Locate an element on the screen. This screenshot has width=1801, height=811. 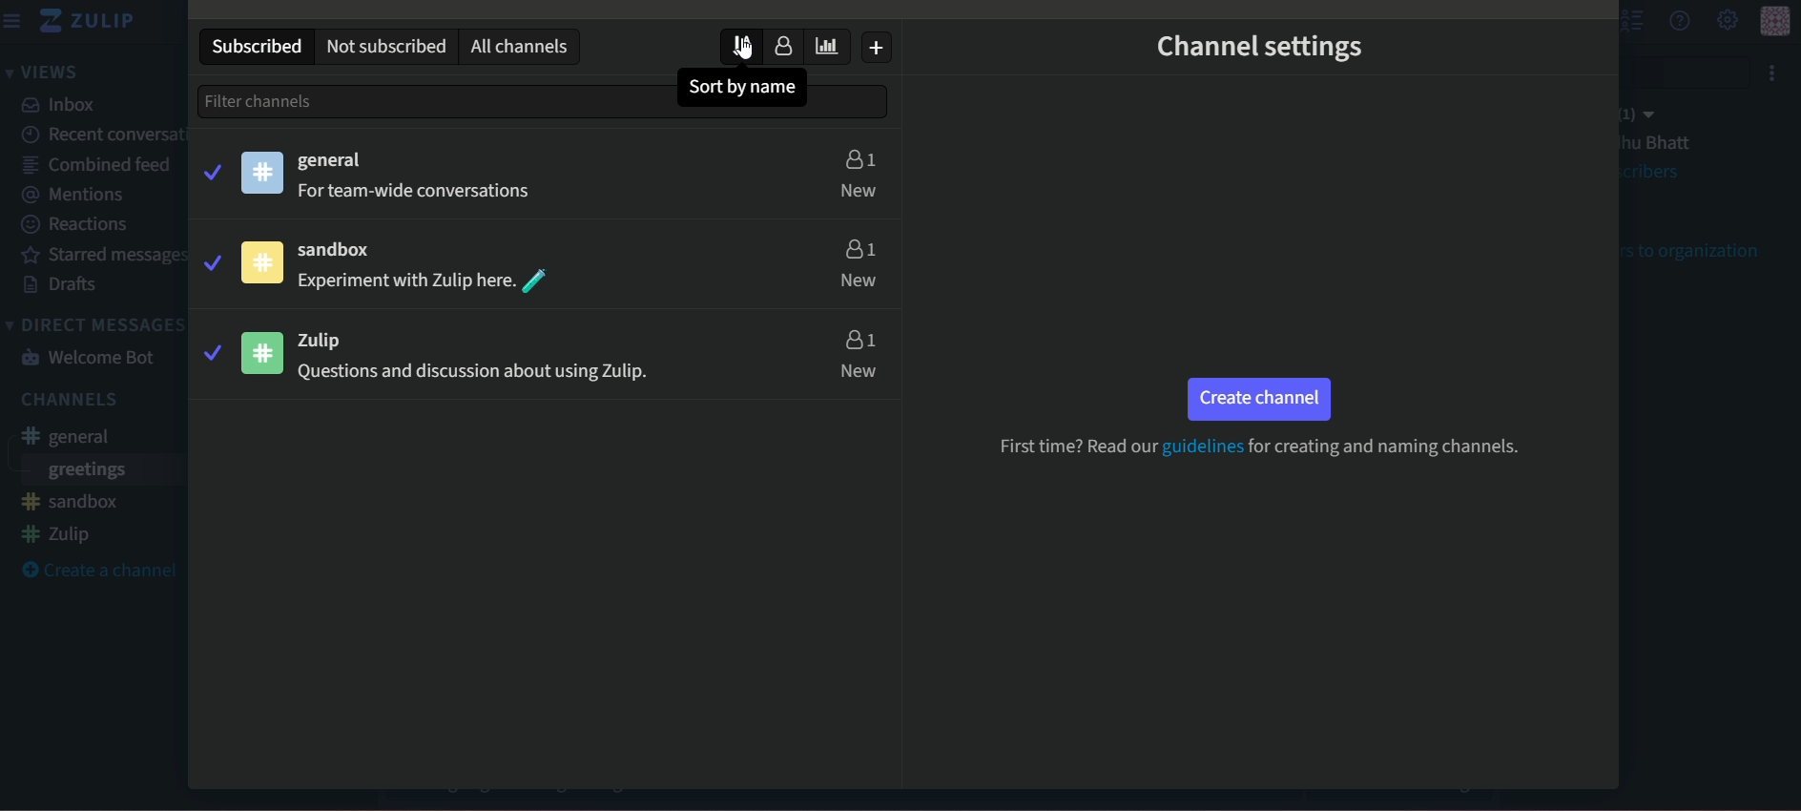
users is located at coordinates (858, 263).